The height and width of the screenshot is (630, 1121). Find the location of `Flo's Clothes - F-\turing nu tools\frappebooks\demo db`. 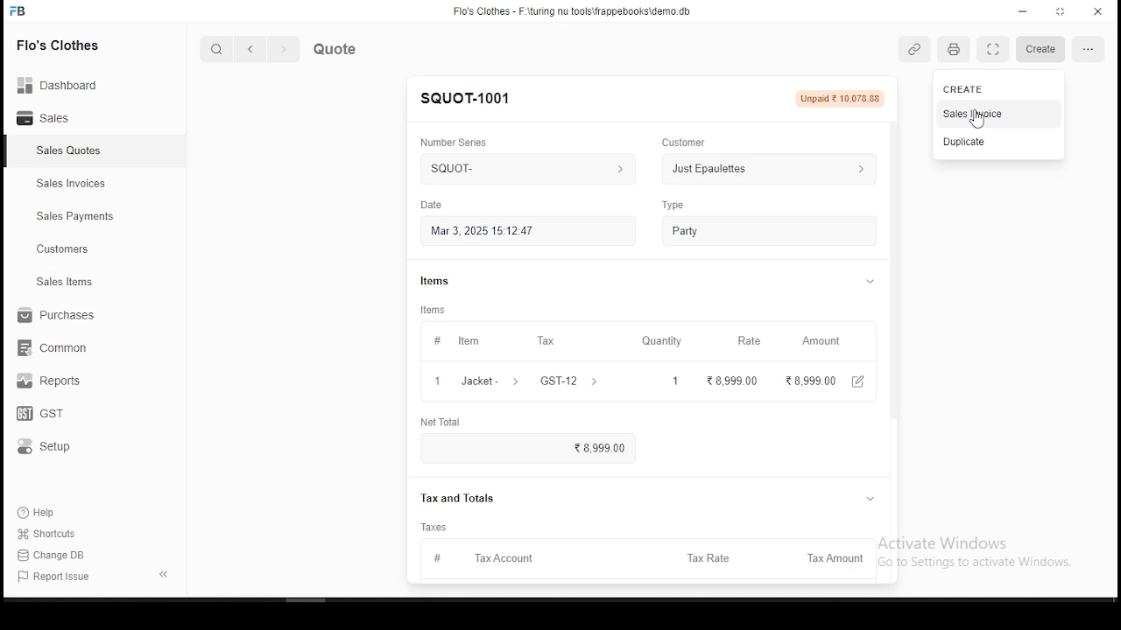

Flo's Clothes - F-\turing nu tools\frappebooks\demo db is located at coordinates (574, 10).